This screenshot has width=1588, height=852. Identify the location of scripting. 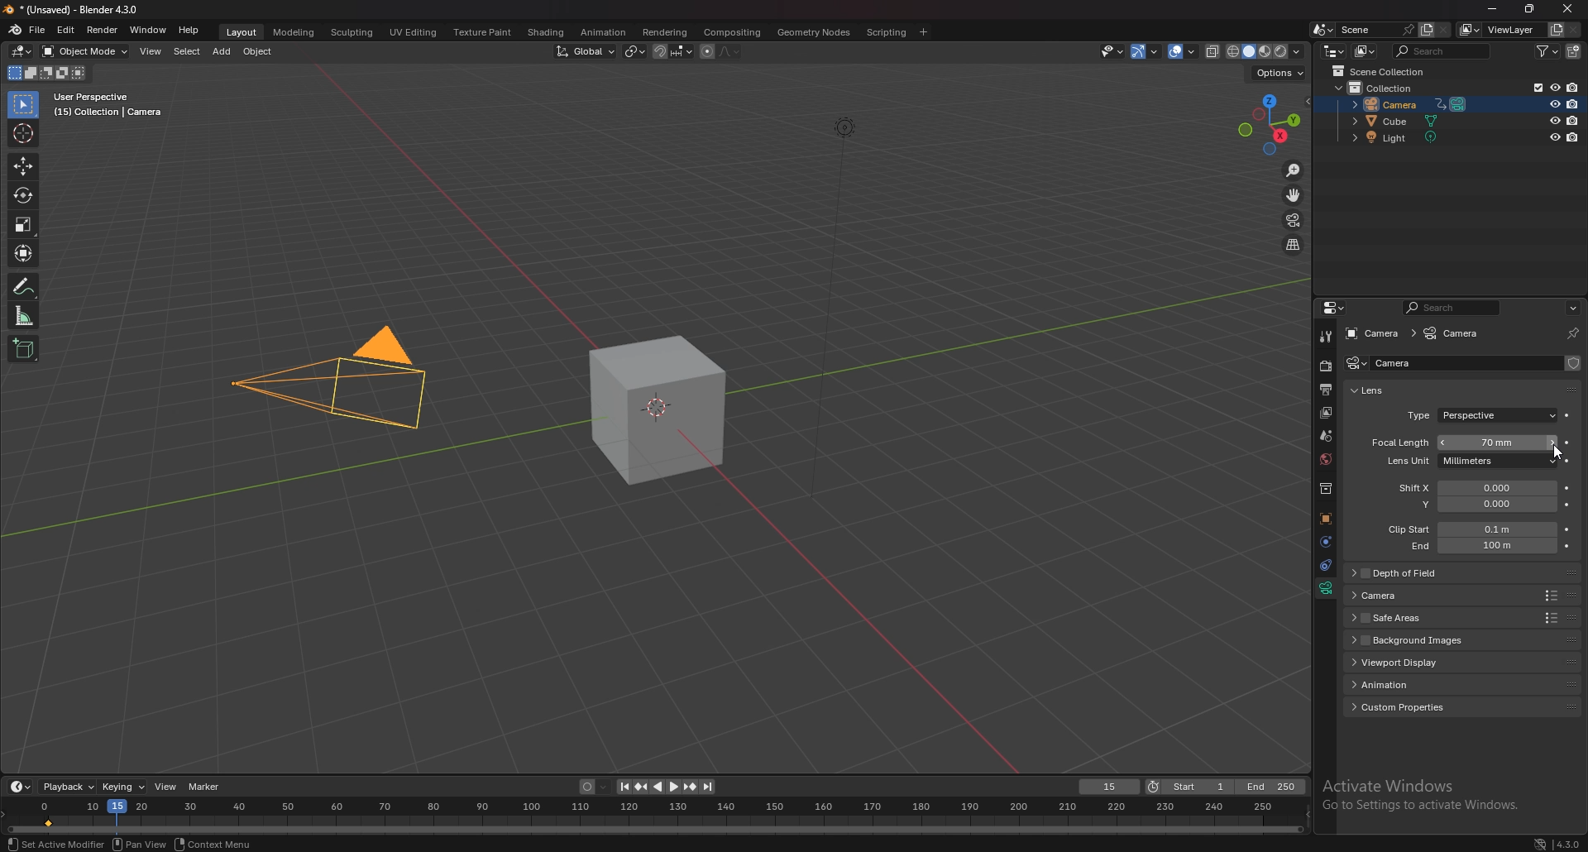
(885, 32).